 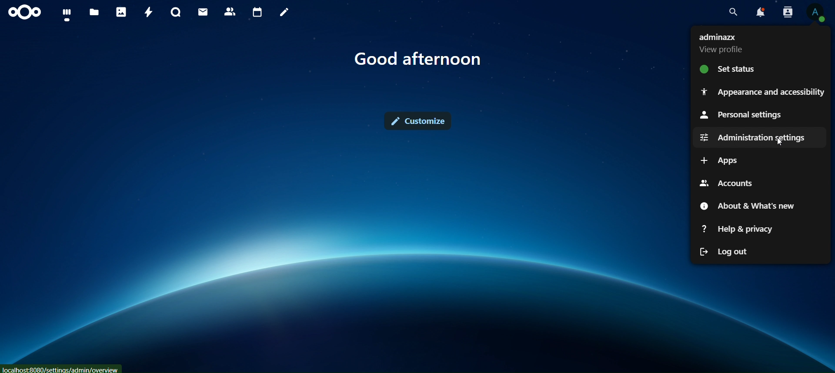 I want to click on dashboard, so click(x=67, y=14).